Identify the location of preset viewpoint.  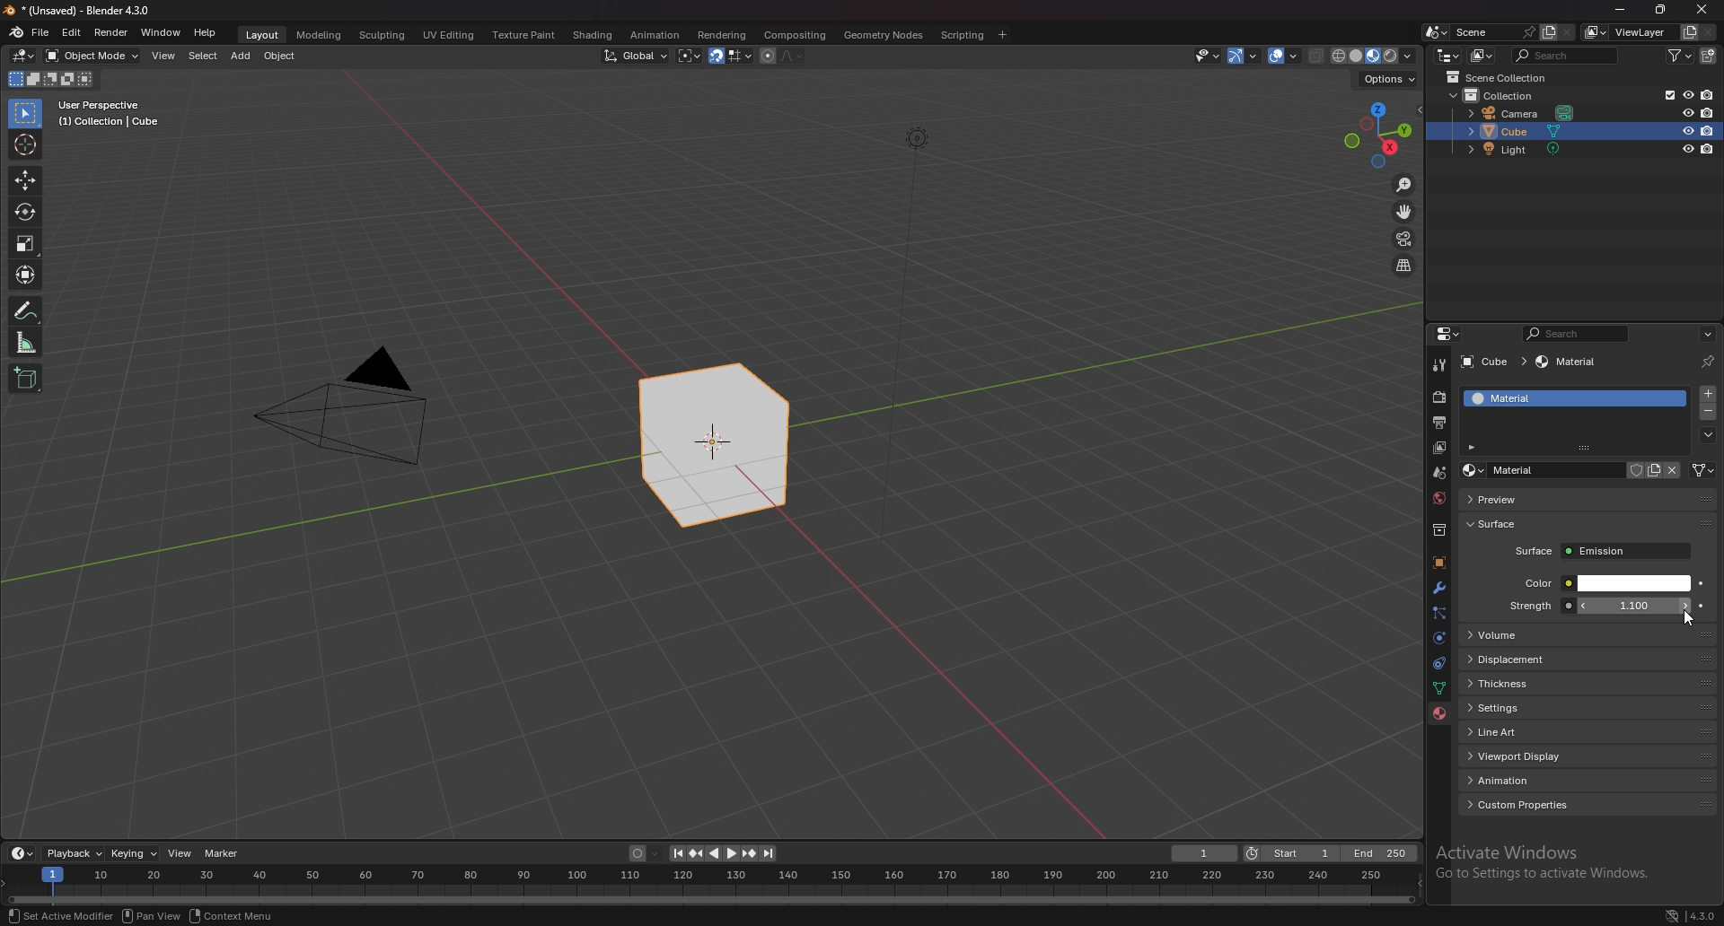
(1378, 135).